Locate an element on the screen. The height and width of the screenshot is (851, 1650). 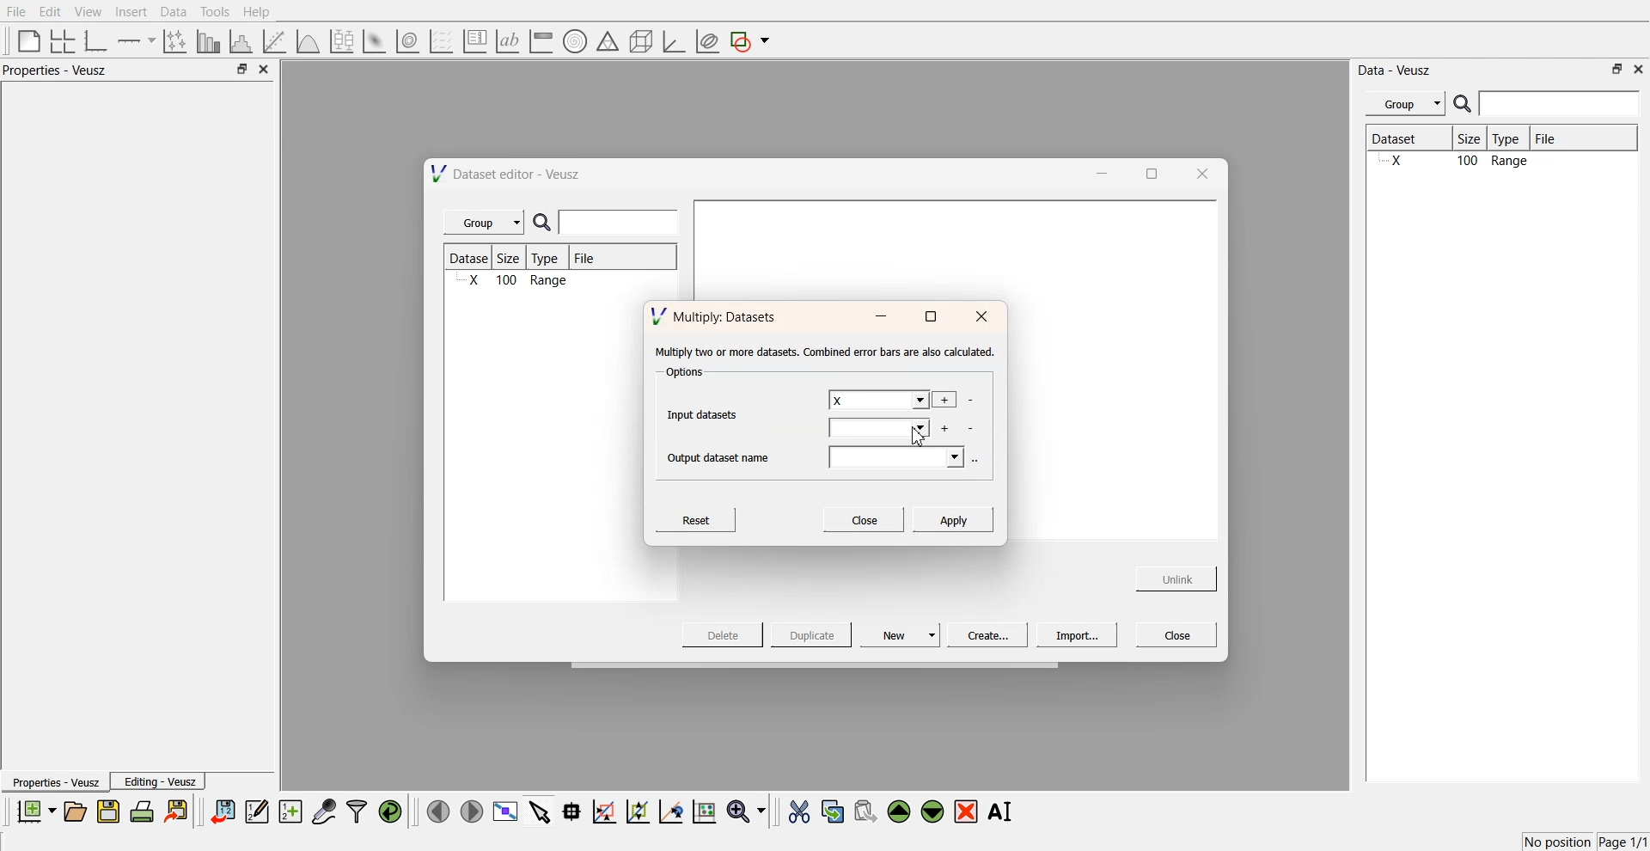
Size is located at coordinates (1474, 140).